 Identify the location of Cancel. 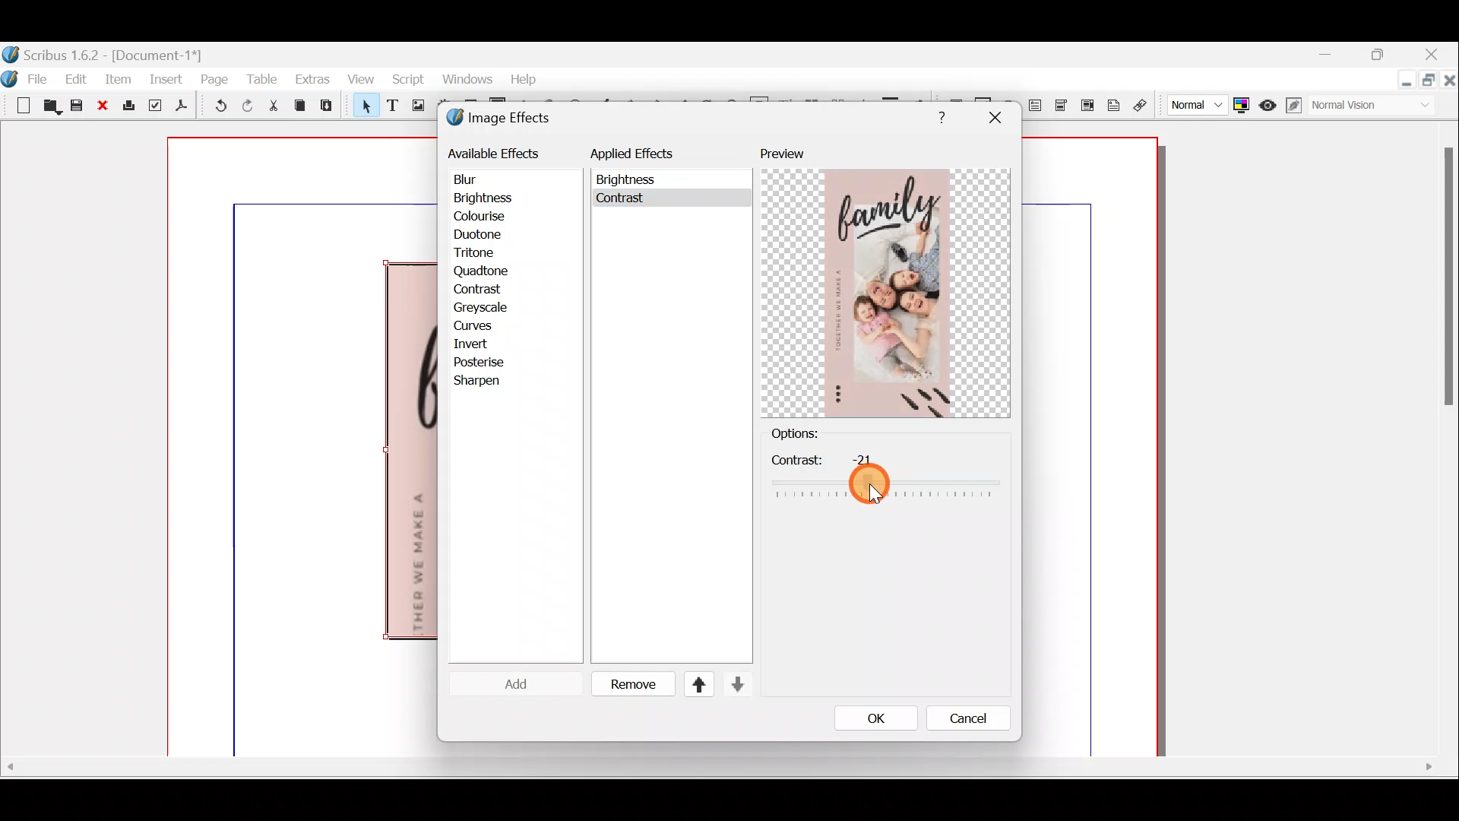
(958, 721).